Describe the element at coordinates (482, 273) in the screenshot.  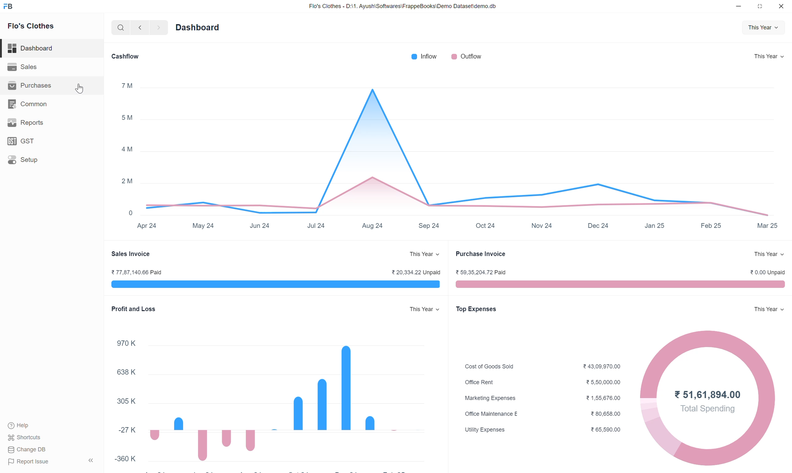
I see `59,35,204.72 Paid` at that location.